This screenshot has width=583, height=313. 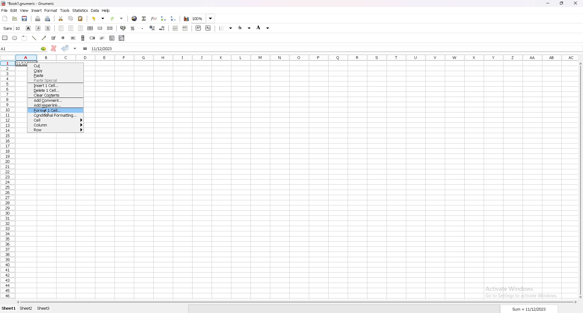 What do you see at coordinates (263, 28) in the screenshot?
I see `background` at bounding box center [263, 28].